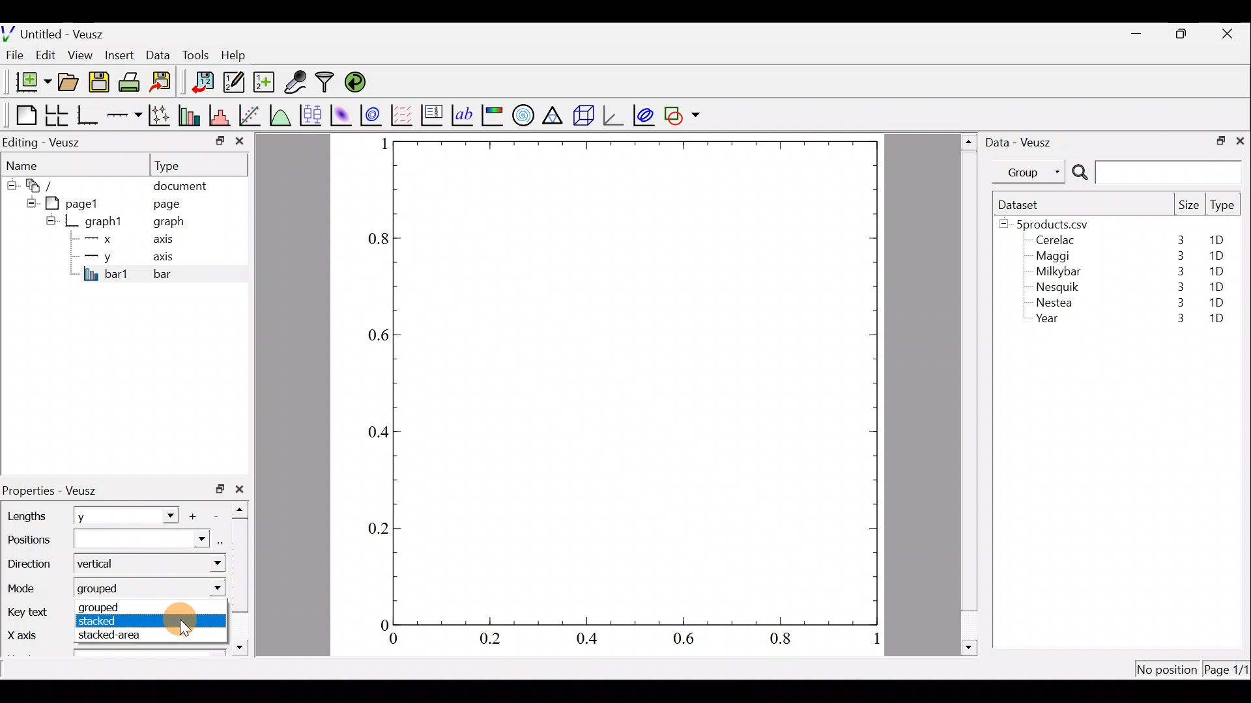 Image resolution: width=1251 pixels, height=703 pixels. What do you see at coordinates (783, 639) in the screenshot?
I see `0.8` at bounding box center [783, 639].